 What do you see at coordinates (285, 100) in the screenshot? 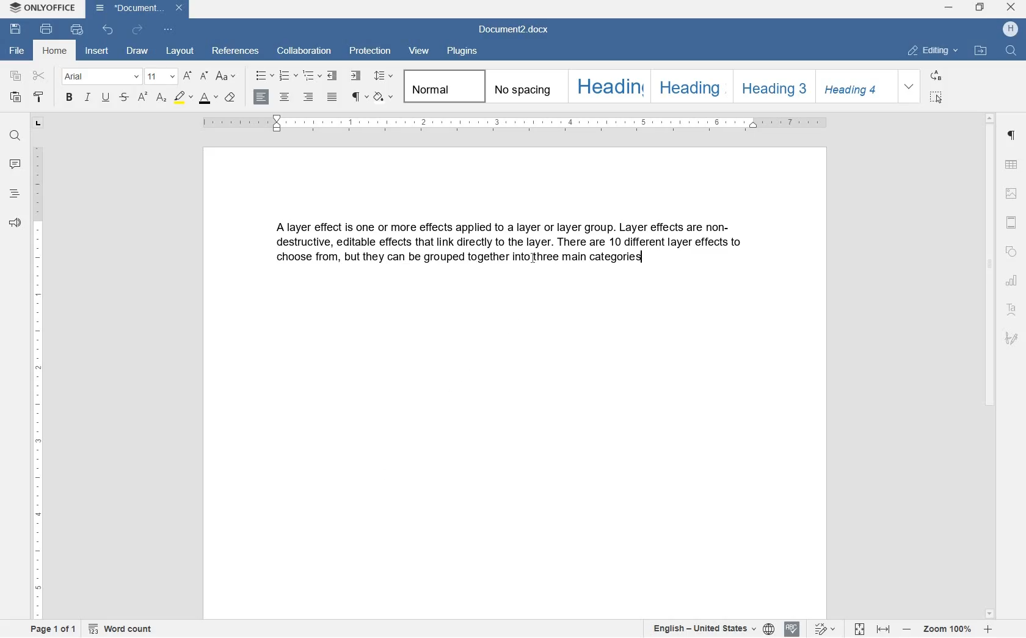
I see `align center` at bounding box center [285, 100].